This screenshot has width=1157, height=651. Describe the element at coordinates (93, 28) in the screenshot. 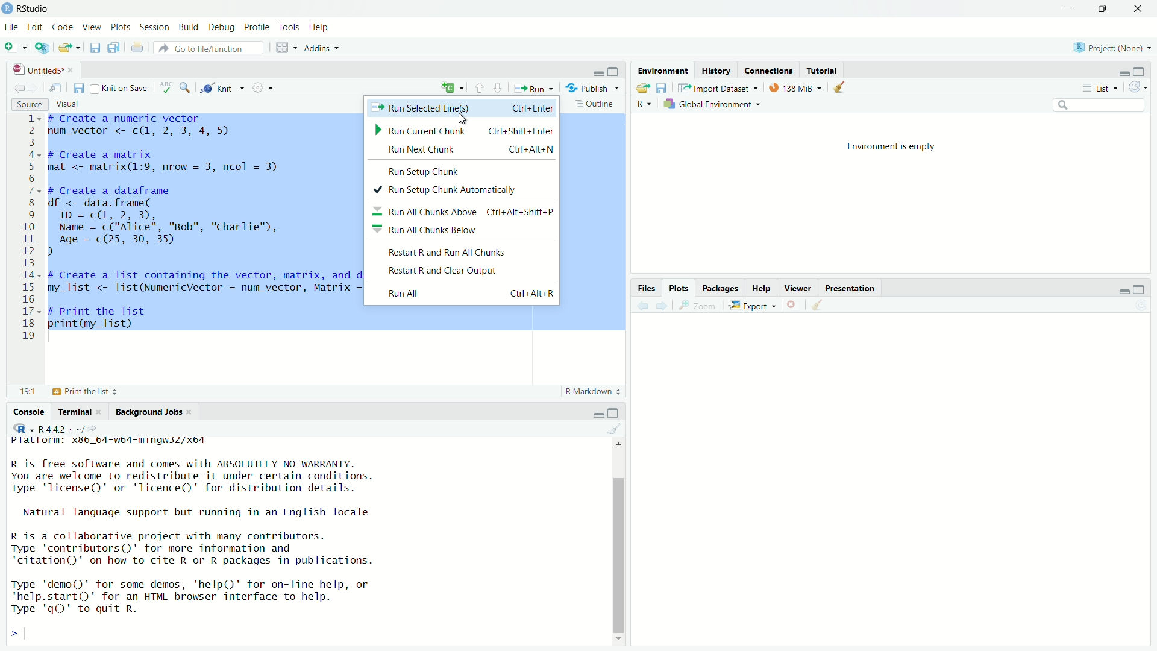

I see `View` at that location.